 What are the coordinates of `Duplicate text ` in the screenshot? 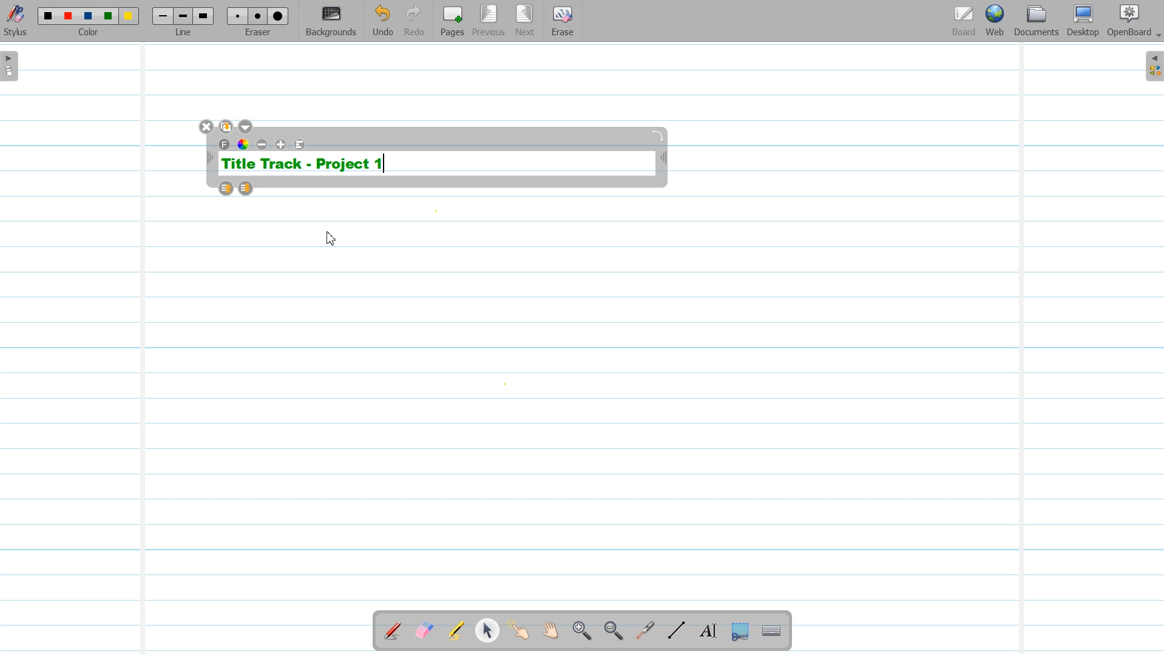 It's located at (227, 127).